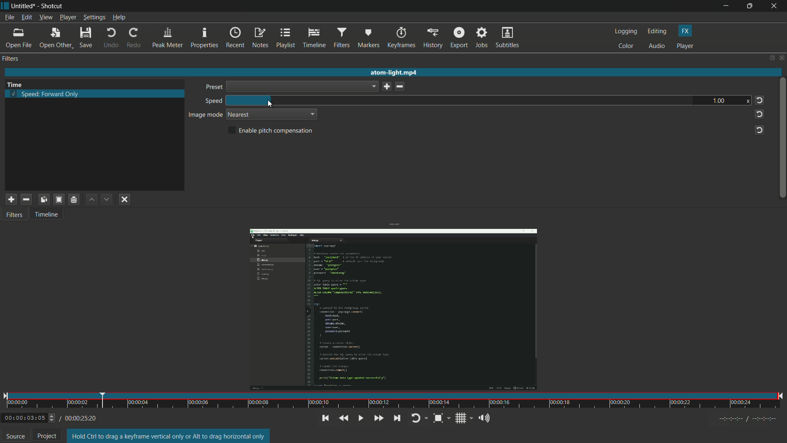 This screenshot has height=443, width=787. Describe the element at coordinates (261, 38) in the screenshot. I see `notes` at that location.